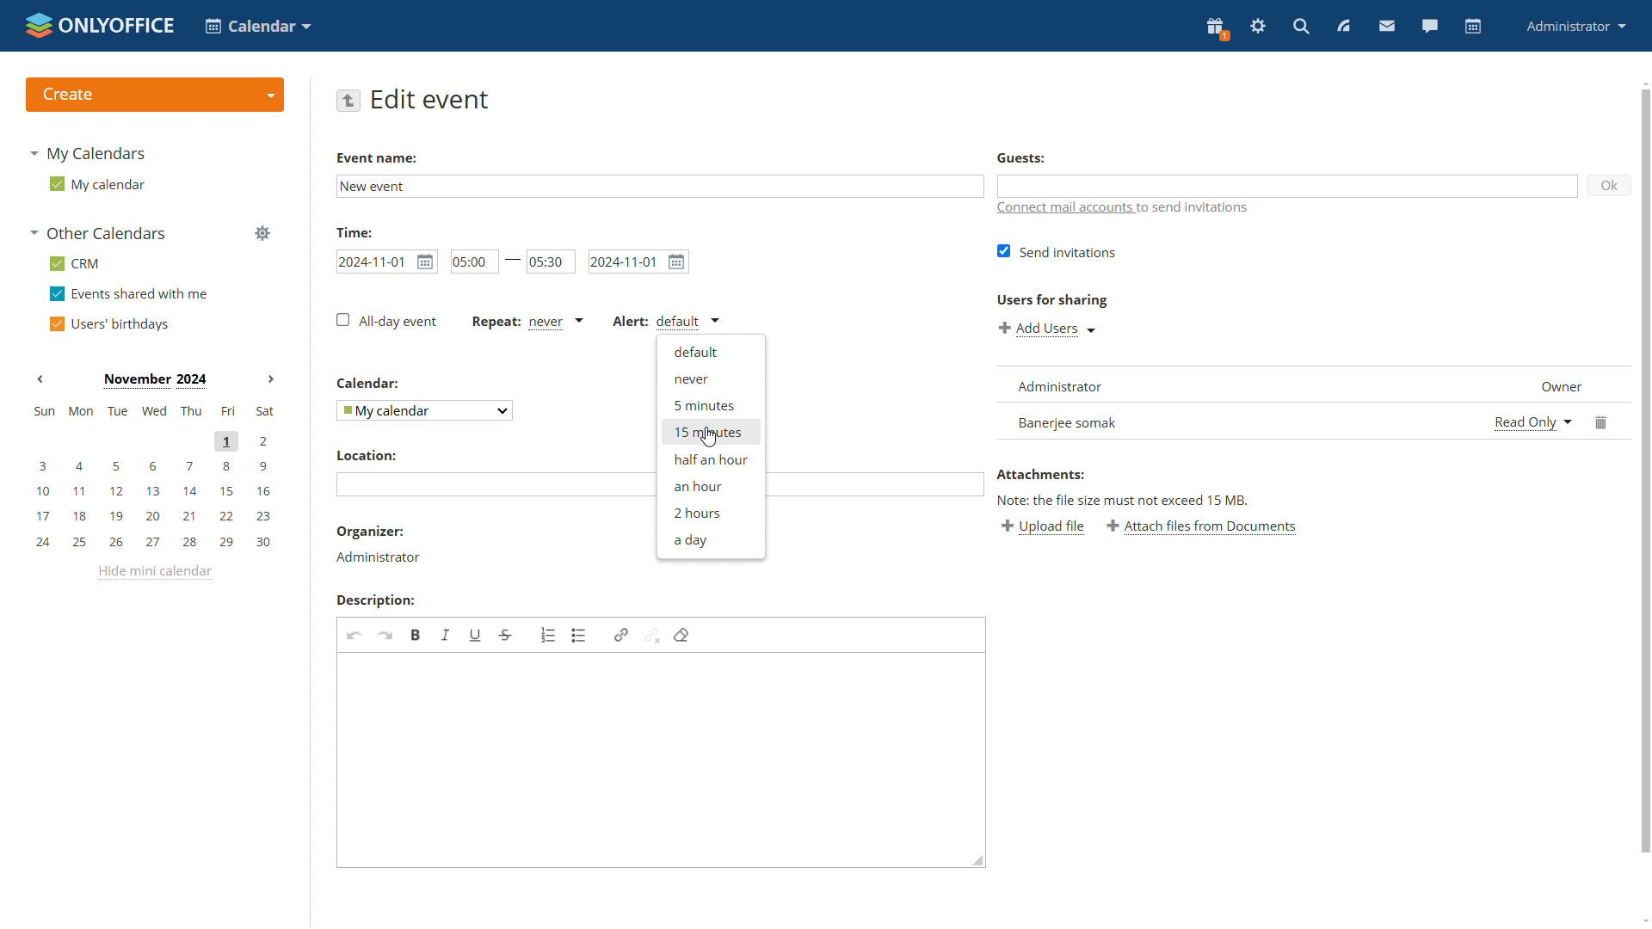 The height and width of the screenshot is (929, 1652). I want to click on Users for sharing, so click(1055, 300).